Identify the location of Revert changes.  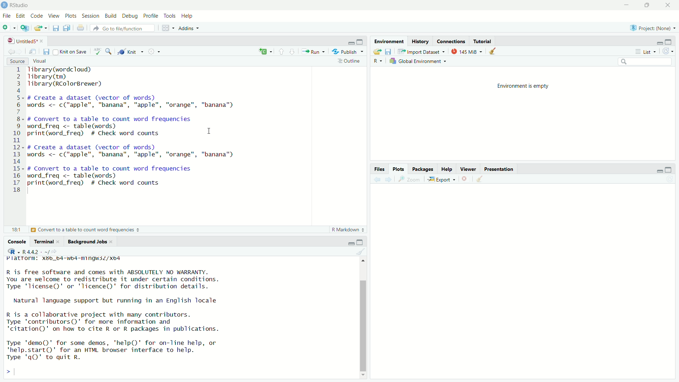
(667, 51).